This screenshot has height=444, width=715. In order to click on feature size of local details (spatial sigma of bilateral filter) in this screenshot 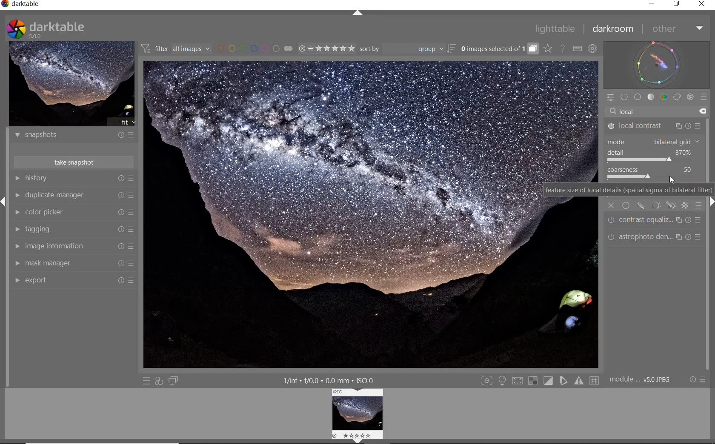, I will do `click(627, 190)`.